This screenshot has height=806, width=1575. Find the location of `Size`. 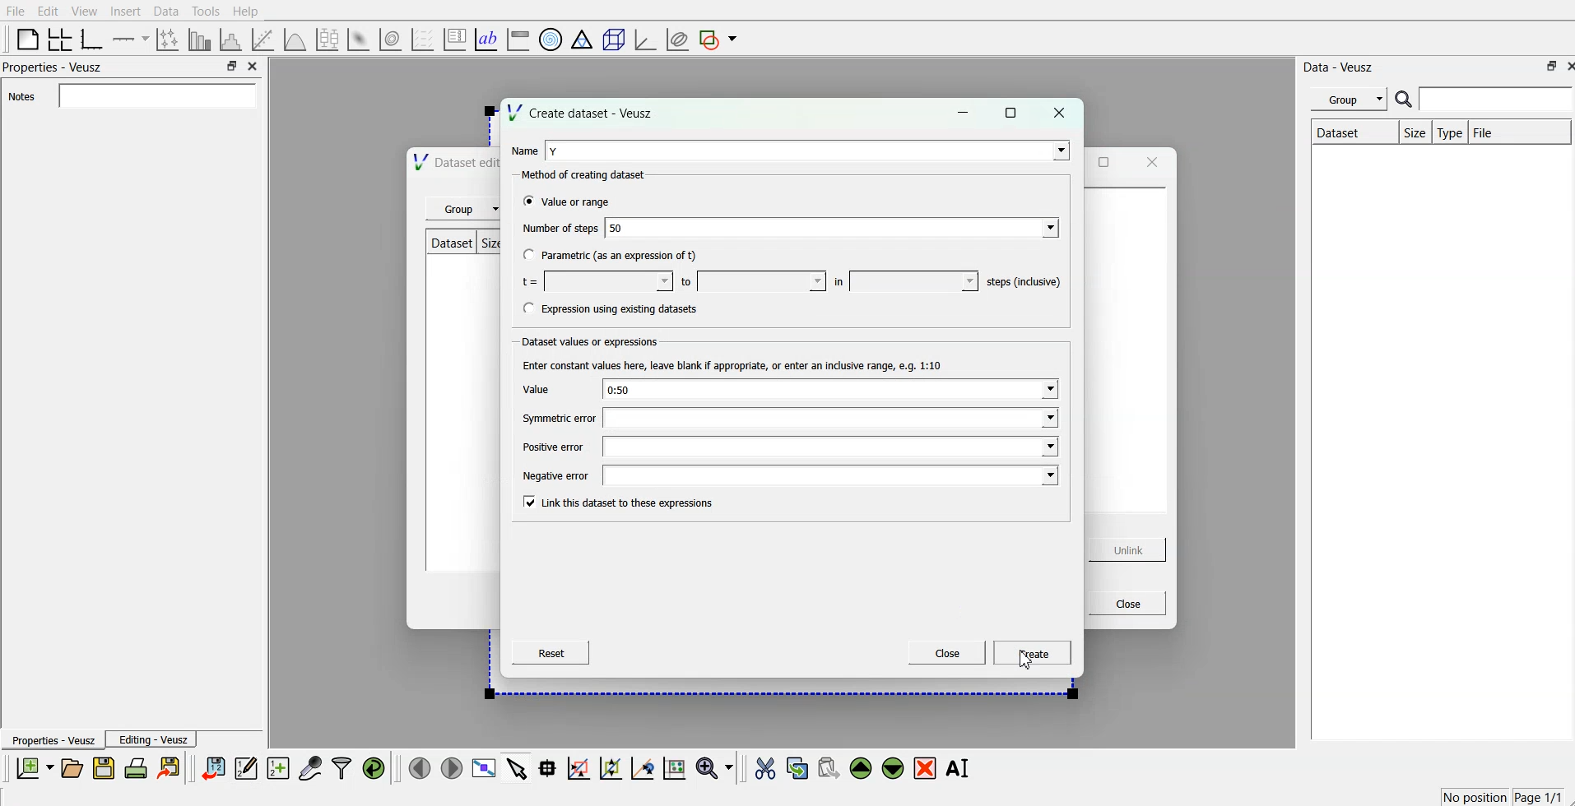

Size is located at coordinates (486, 242).